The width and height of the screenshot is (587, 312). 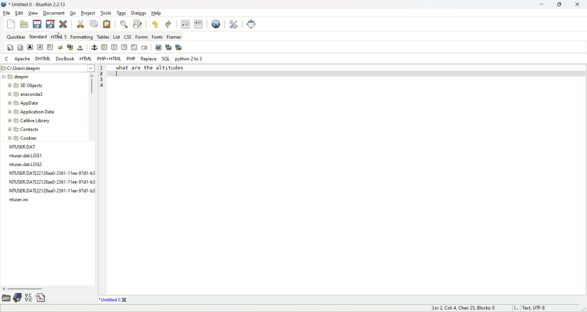 What do you see at coordinates (7, 59) in the screenshot?
I see `C` at bounding box center [7, 59].